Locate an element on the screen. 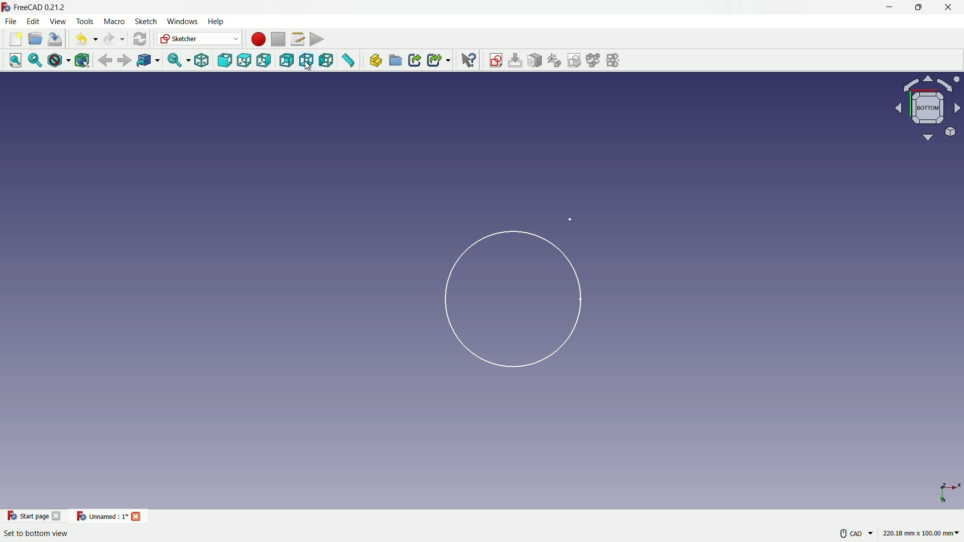 The height and width of the screenshot is (542, 964). draw style is located at coordinates (58, 61).